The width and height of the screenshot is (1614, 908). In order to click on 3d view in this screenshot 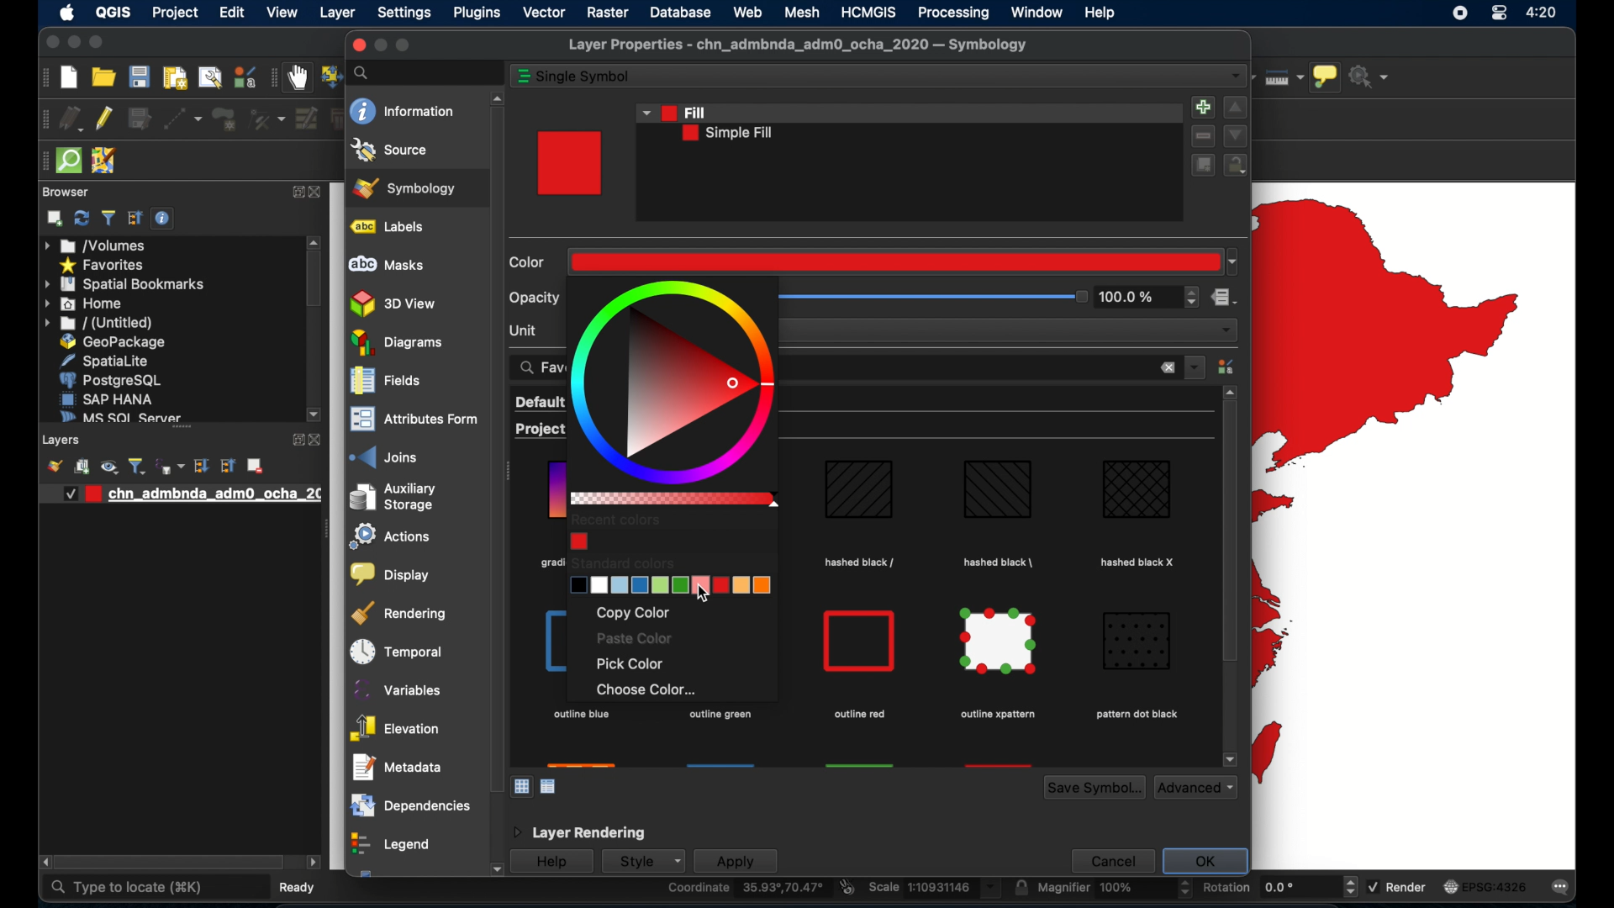, I will do `click(394, 304)`.